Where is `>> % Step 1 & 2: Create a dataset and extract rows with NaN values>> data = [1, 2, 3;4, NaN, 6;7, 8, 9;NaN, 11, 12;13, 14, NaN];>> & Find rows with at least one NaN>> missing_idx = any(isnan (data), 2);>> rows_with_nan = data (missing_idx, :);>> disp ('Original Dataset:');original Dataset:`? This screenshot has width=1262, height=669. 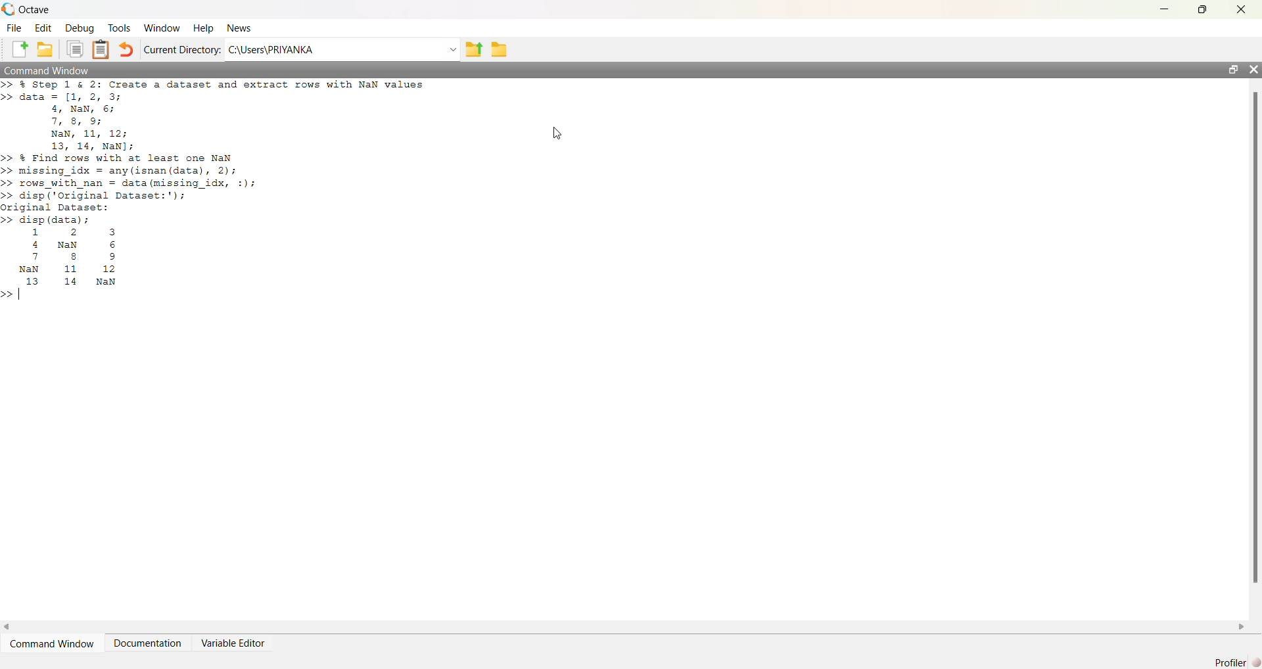 >> % Step 1 & 2: Create a dataset and extract rows with NaN values>> data = [1, 2, 3;4, NaN, 6;7, 8, 9;NaN, 11, 12;13, 14, NaN];>> & Find rows with at least one NaN>> missing_idx = any(isnan (data), 2);>> rows_with_nan = data (missing_idx, :);>> disp ('Original Dataset:');original Dataset: is located at coordinates (216, 145).